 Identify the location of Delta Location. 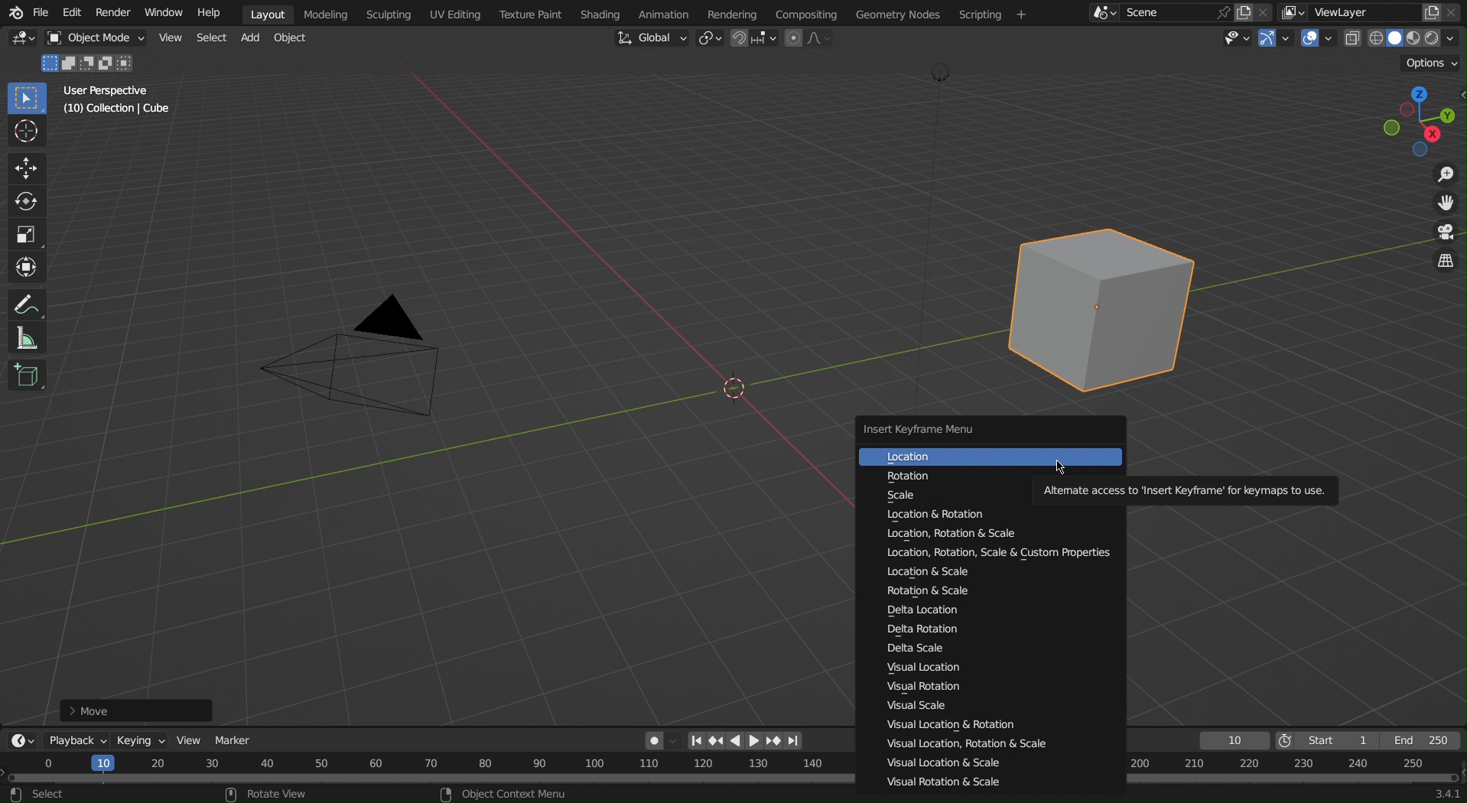
(929, 611).